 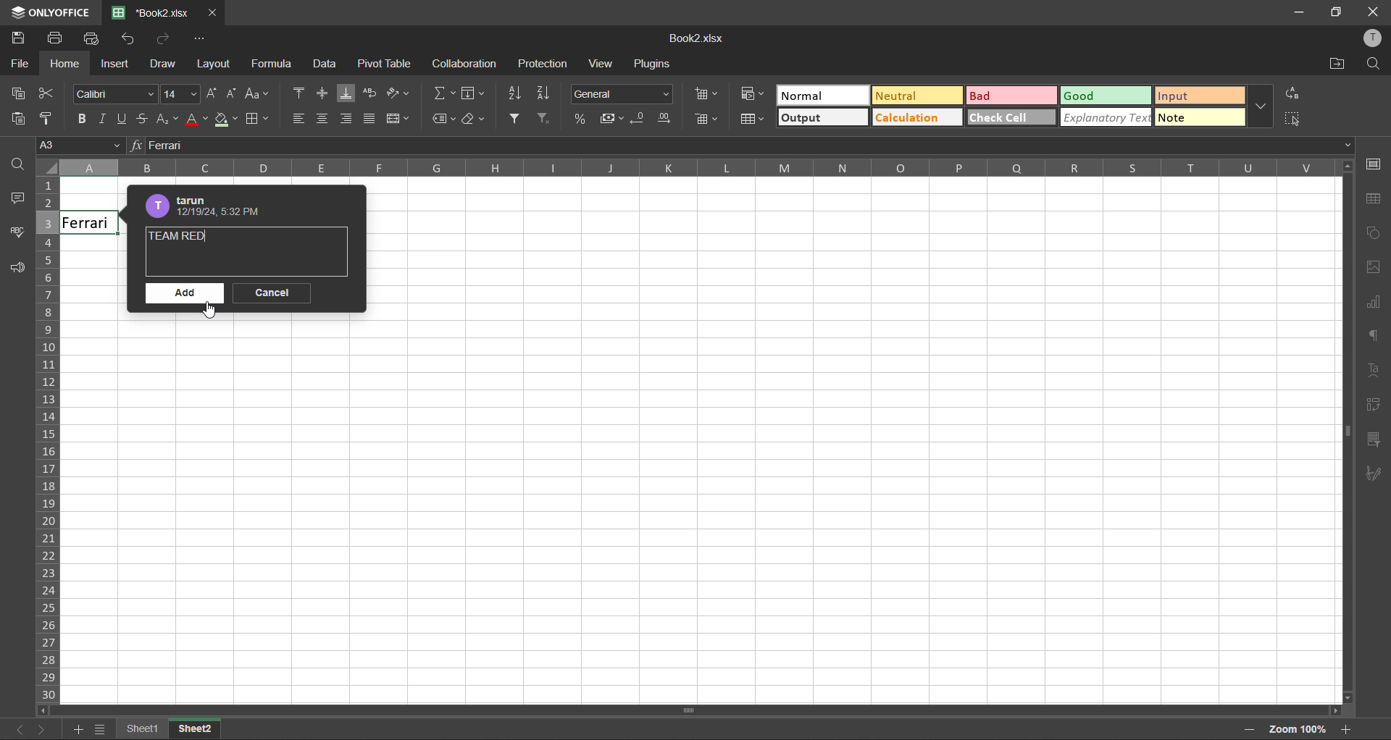 What do you see at coordinates (274, 66) in the screenshot?
I see `formula` at bounding box center [274, 66].